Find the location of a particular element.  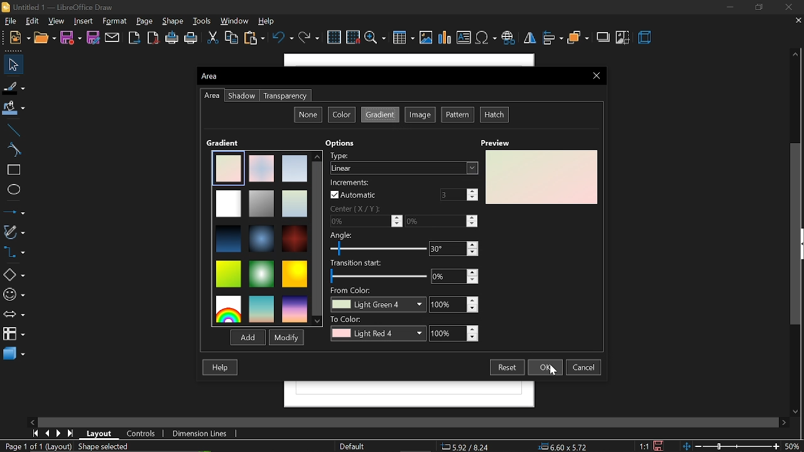

shape is located at coordinates (173, 21).